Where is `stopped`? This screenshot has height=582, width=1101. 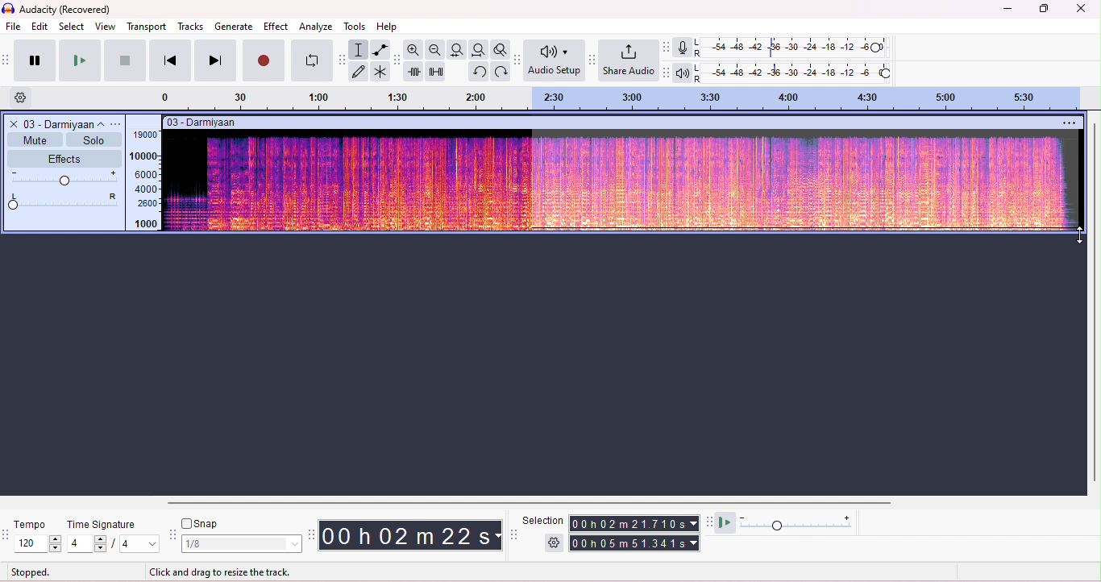 stopped is located at coordinates (32, 572).